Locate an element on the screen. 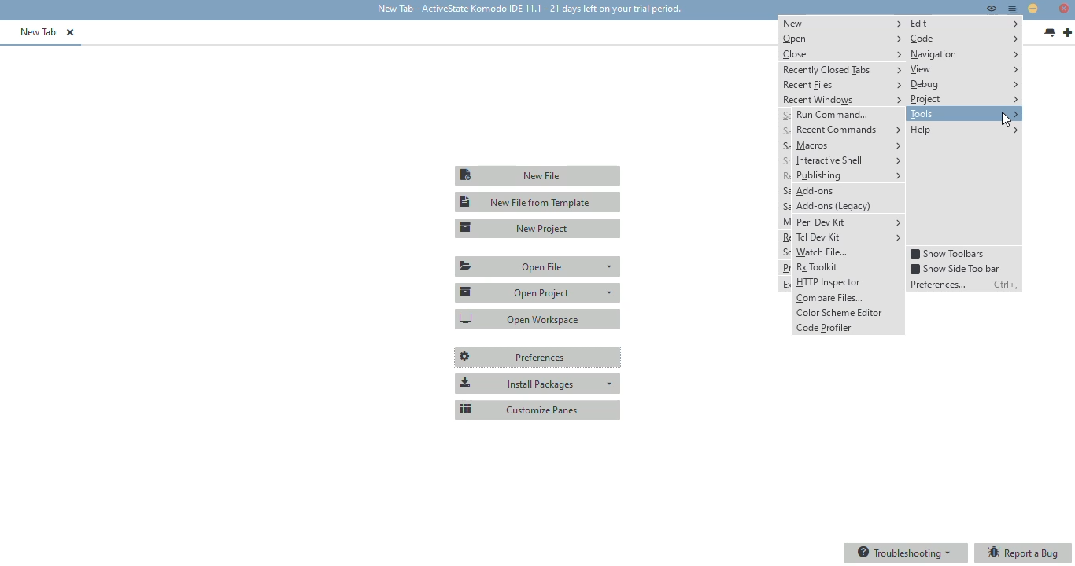 The height and width of the screenshot is (566, 1075). Add-ons (Legacy) is located at coordinates (849, 206).